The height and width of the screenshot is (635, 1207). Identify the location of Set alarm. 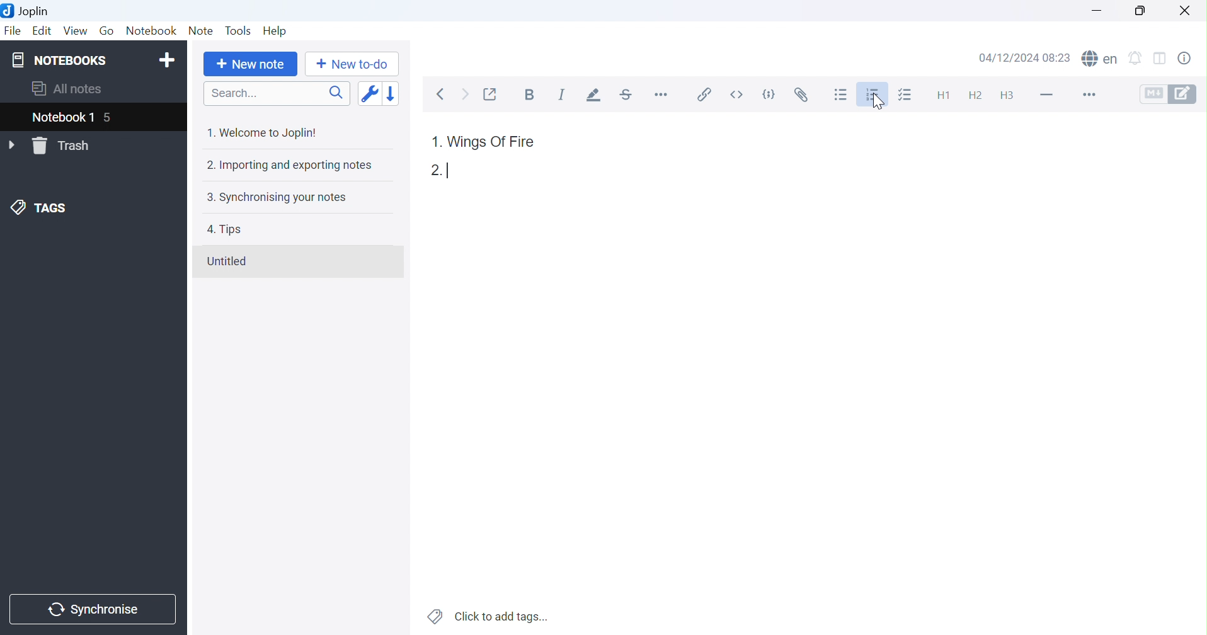
(1140, 56).